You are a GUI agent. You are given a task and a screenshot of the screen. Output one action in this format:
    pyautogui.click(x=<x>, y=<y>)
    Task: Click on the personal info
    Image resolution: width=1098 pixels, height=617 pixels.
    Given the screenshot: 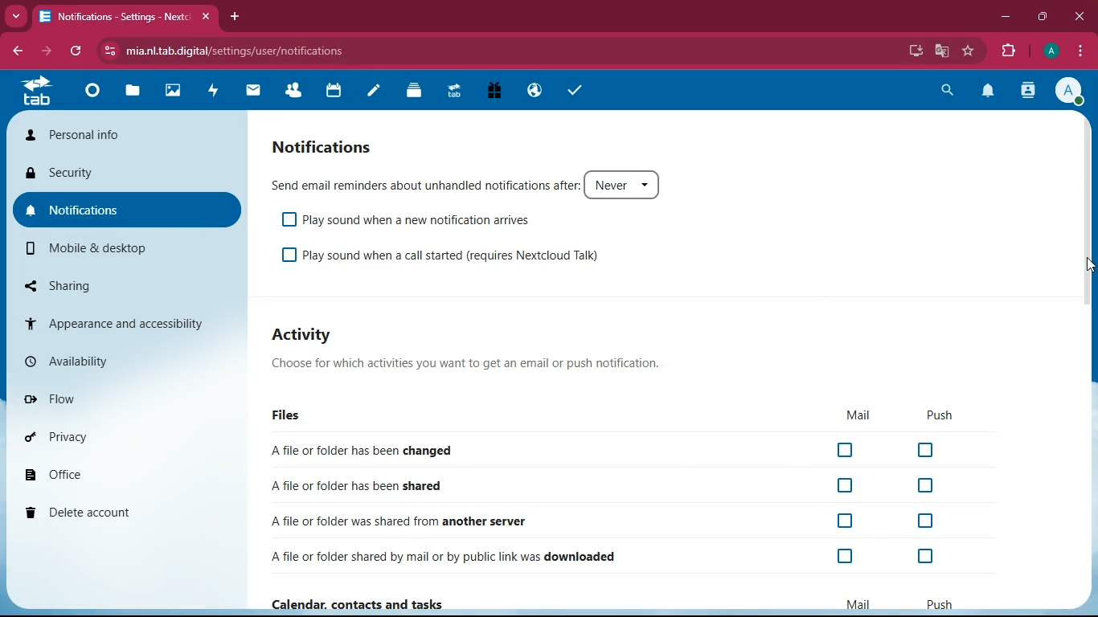 What is the action you would take?
    pyautogui.click(x=123, y=137)
    